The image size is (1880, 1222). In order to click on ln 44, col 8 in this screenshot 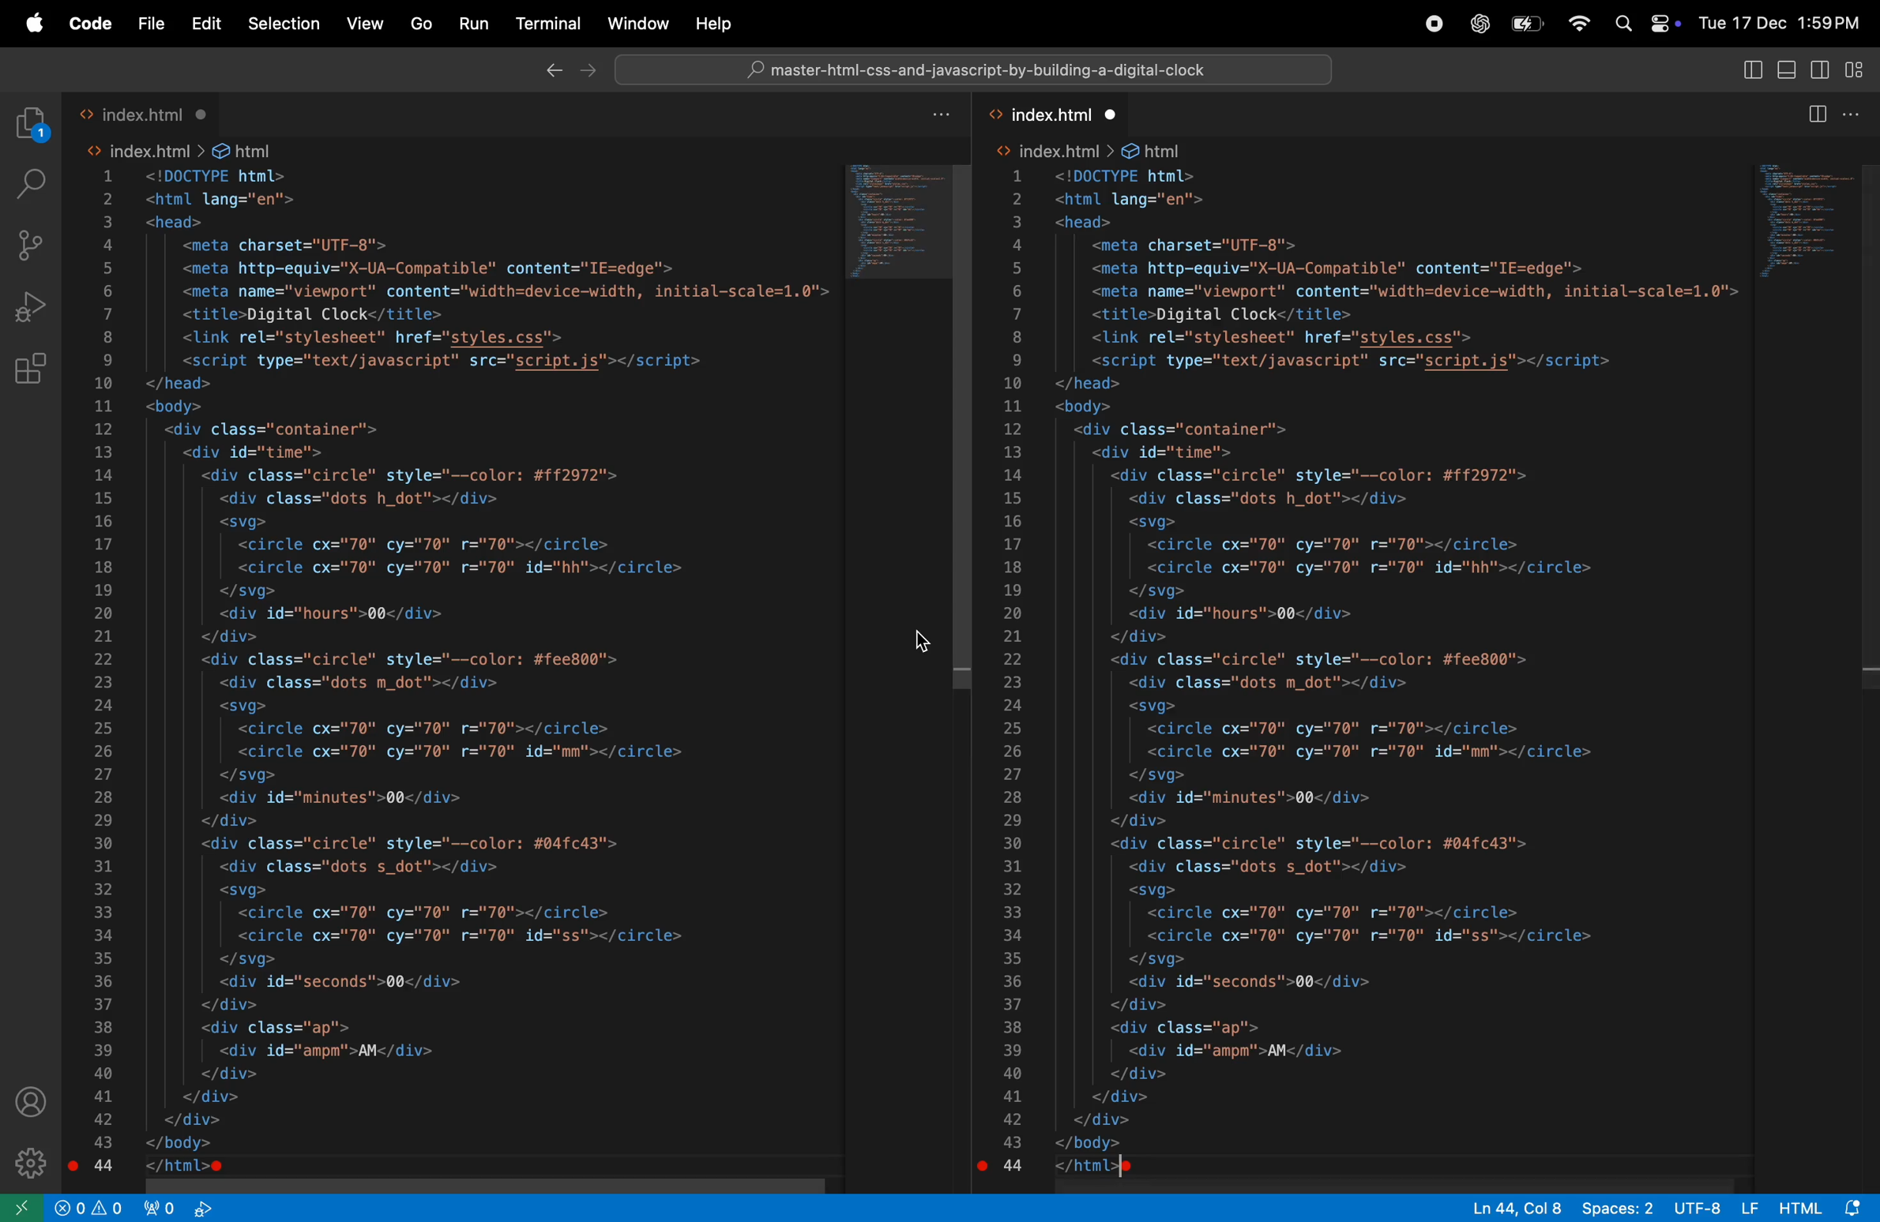, I will do `click(1509, 1208)`.